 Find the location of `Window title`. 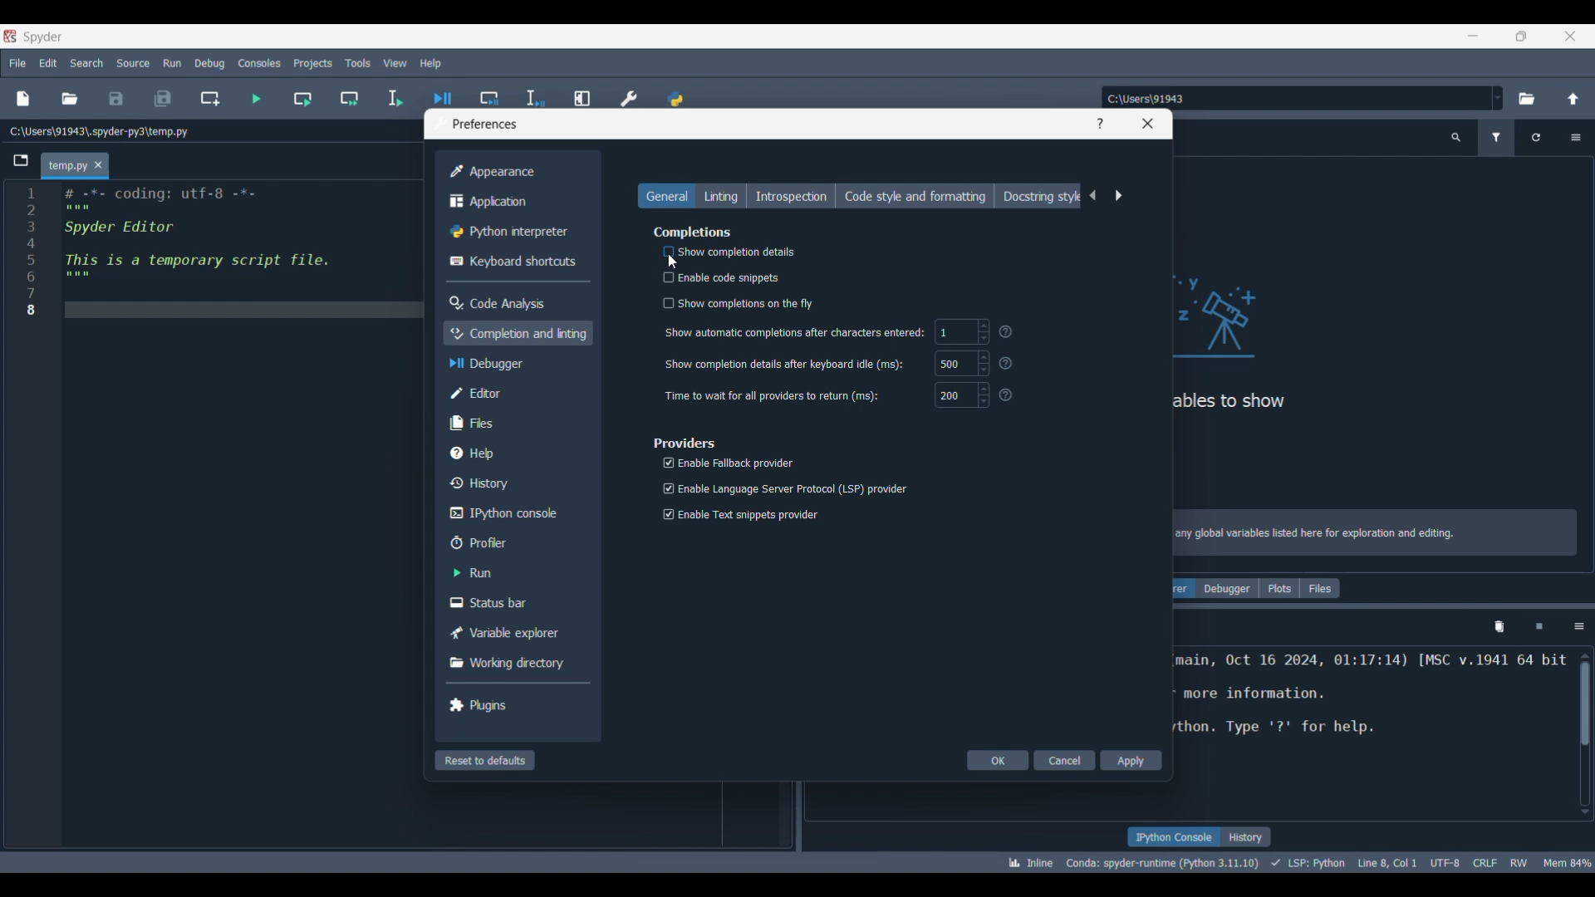

Window title is located at coordinates (485, 124).